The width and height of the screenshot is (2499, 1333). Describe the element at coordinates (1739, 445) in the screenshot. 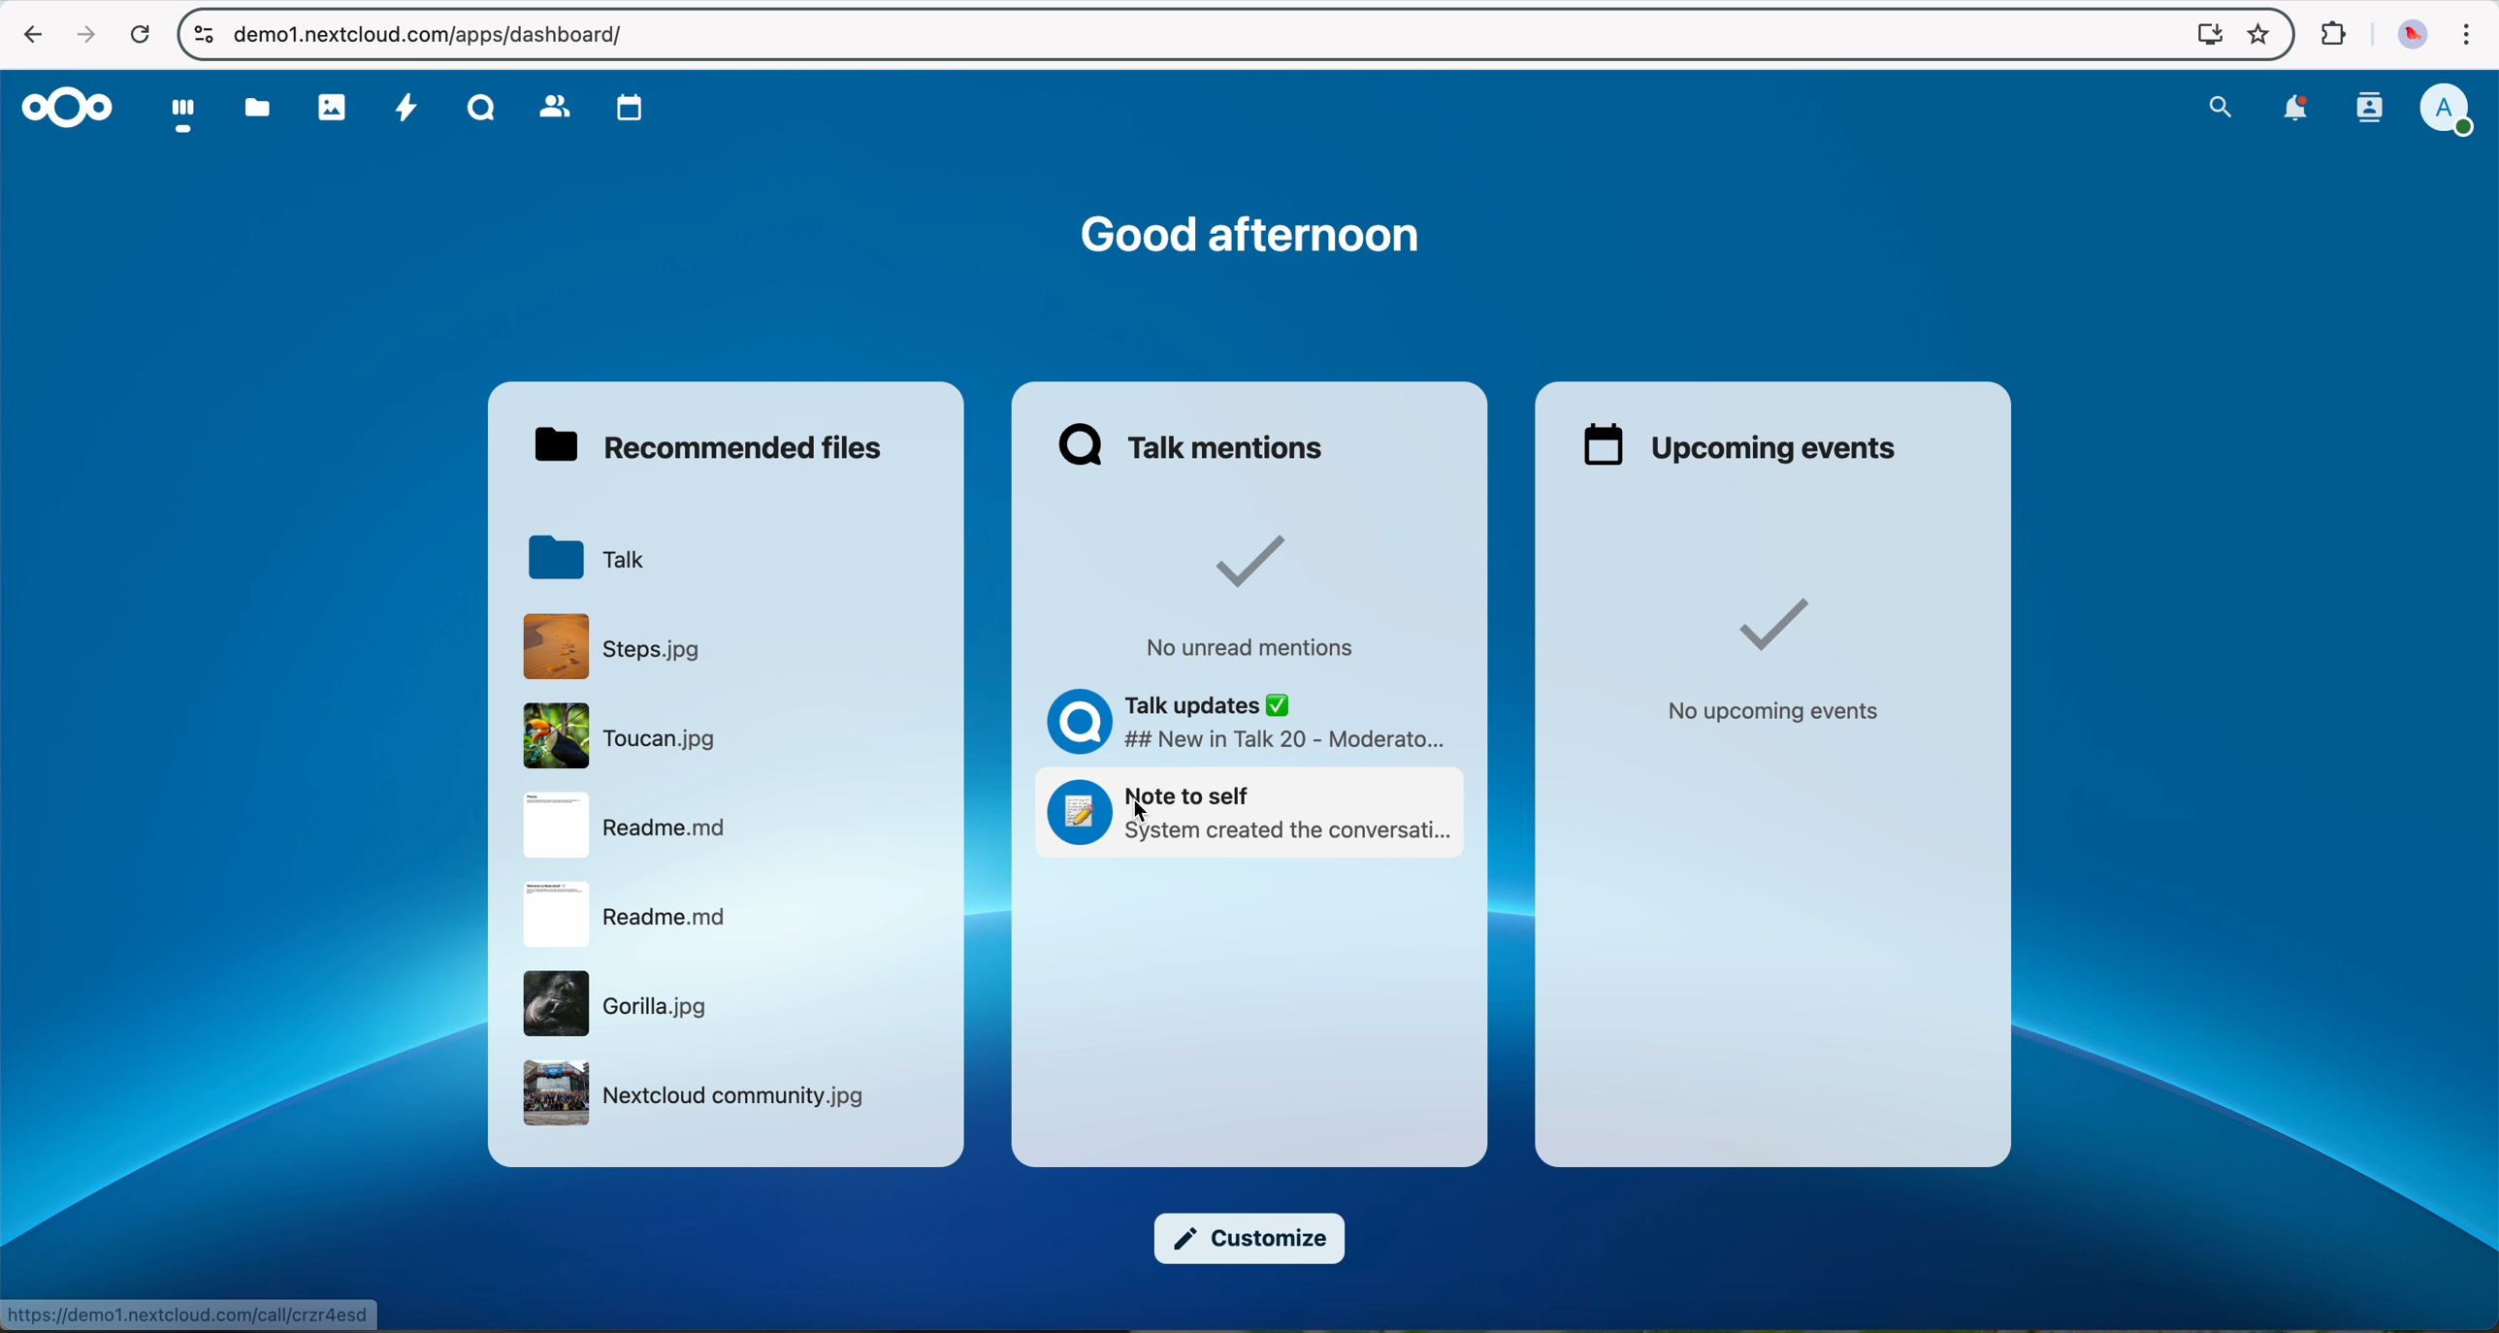

I see `upcoming events` at that location.